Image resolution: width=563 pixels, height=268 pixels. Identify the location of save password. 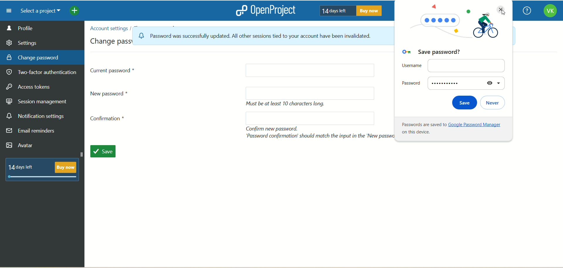
(436, 53).